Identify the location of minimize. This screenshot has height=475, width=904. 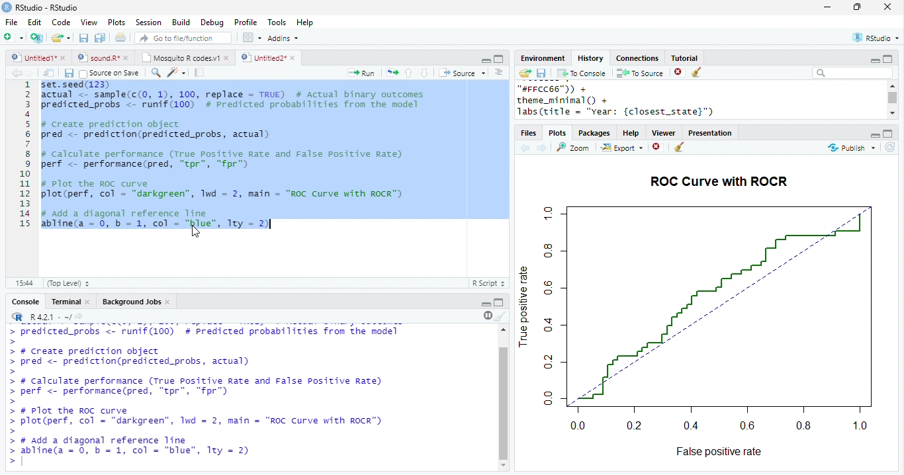
(874, 136).